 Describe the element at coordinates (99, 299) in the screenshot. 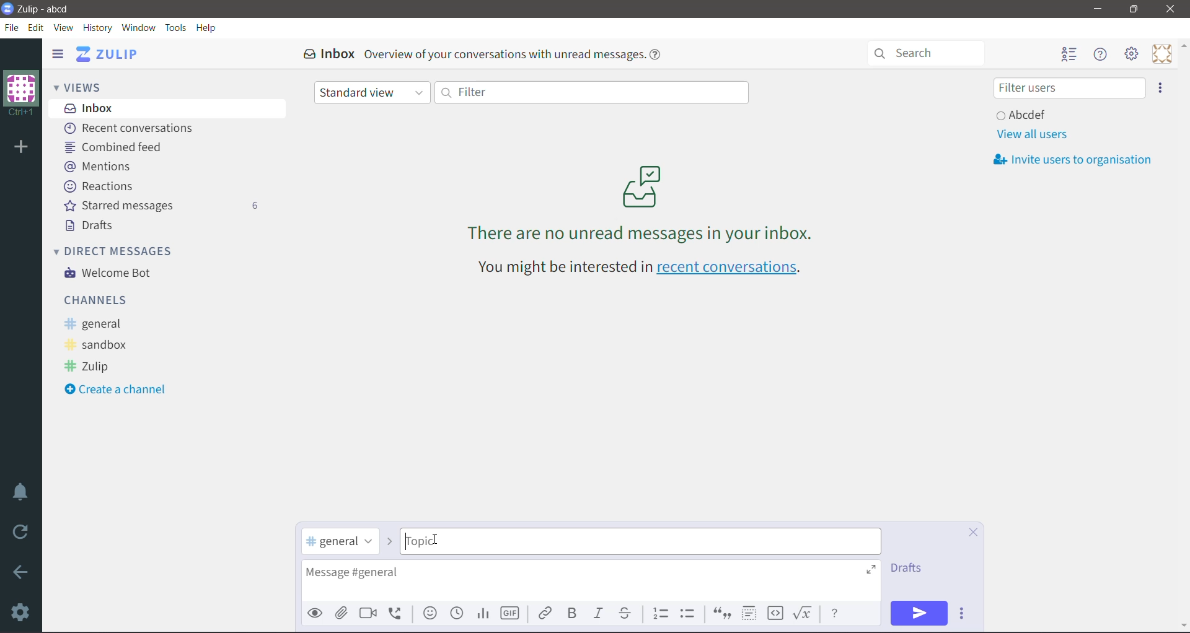

I see `Channels` at that location.